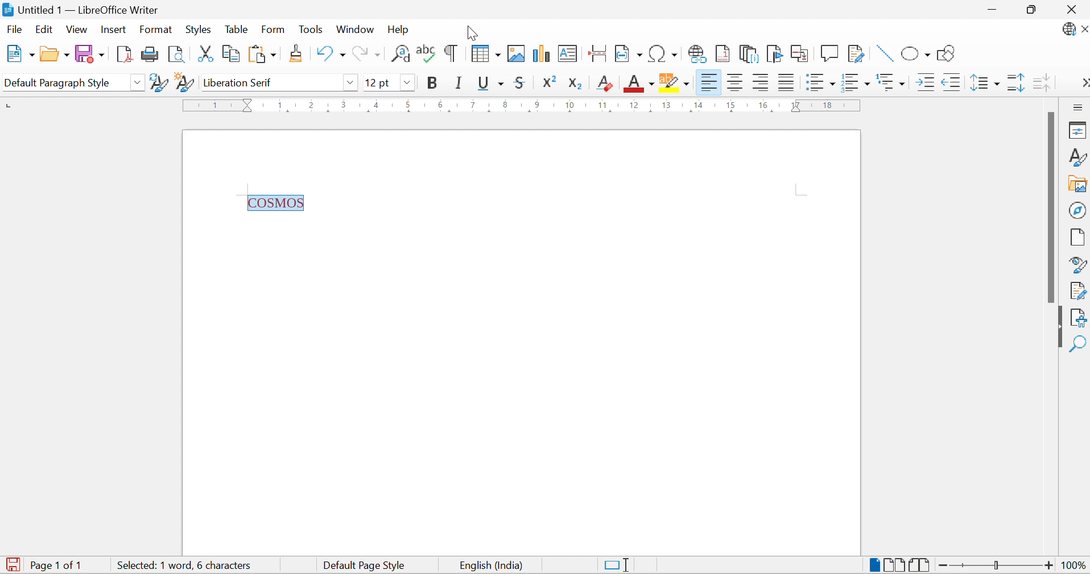 The height and width of the screenshot is (574, 1090). Describe the element at coordinates (450, 54) in the screenshot. I see `Toggle Formatting Marks` at that location.